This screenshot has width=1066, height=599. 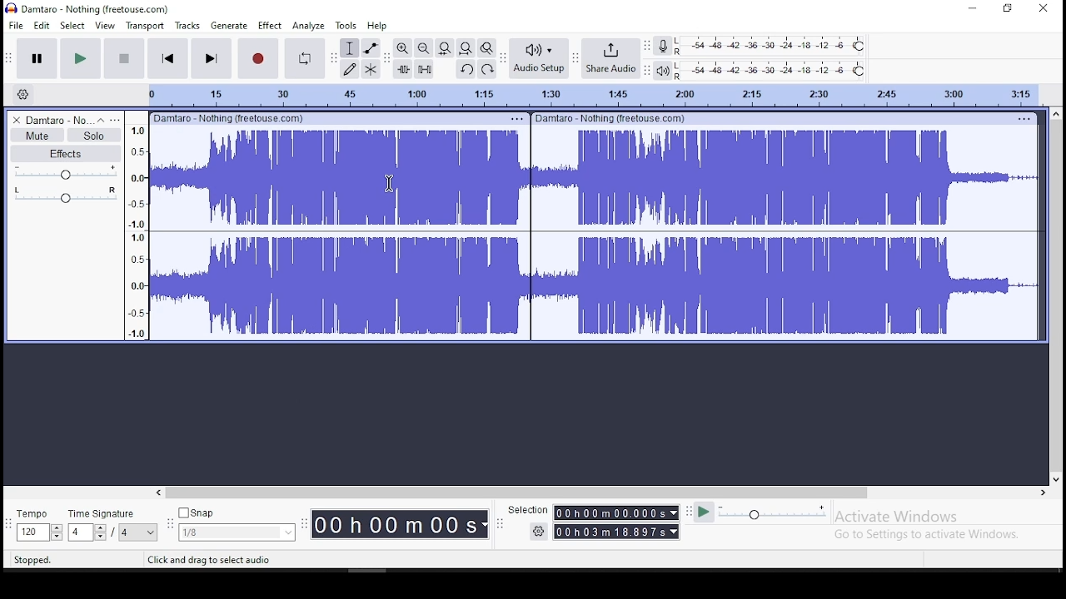 I want to click on meter, so click(x=136, y=230).